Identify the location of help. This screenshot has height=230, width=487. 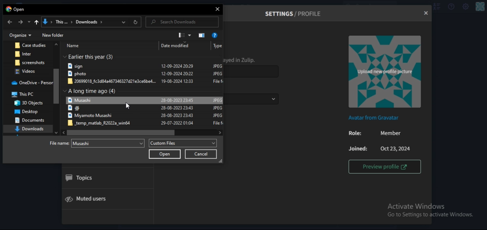
(215, 35).